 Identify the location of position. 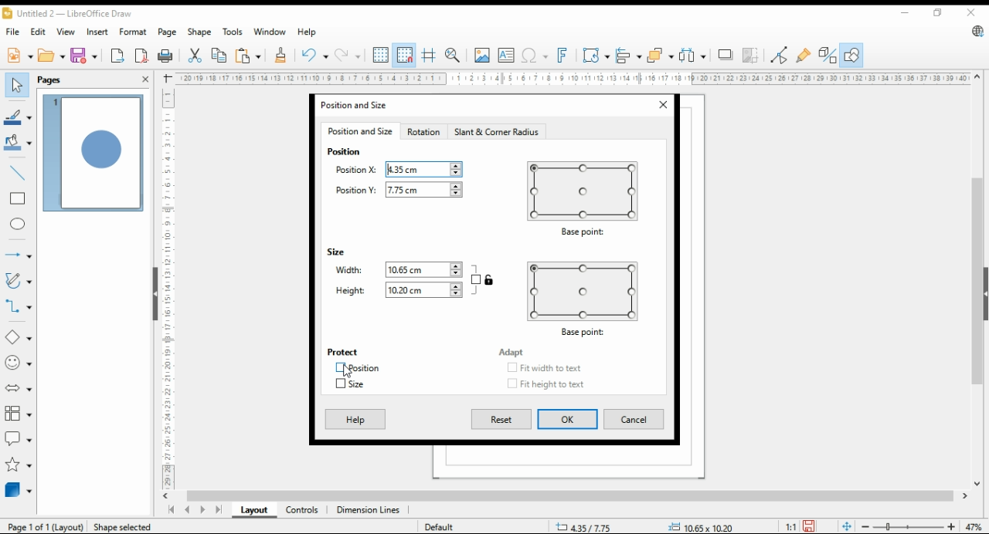
(346, 153).